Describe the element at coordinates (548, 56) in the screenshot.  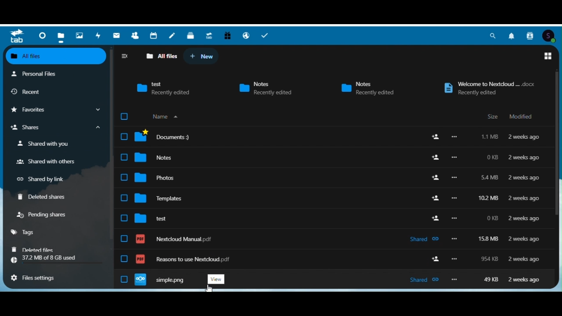
I see `G r i d view` at that location.